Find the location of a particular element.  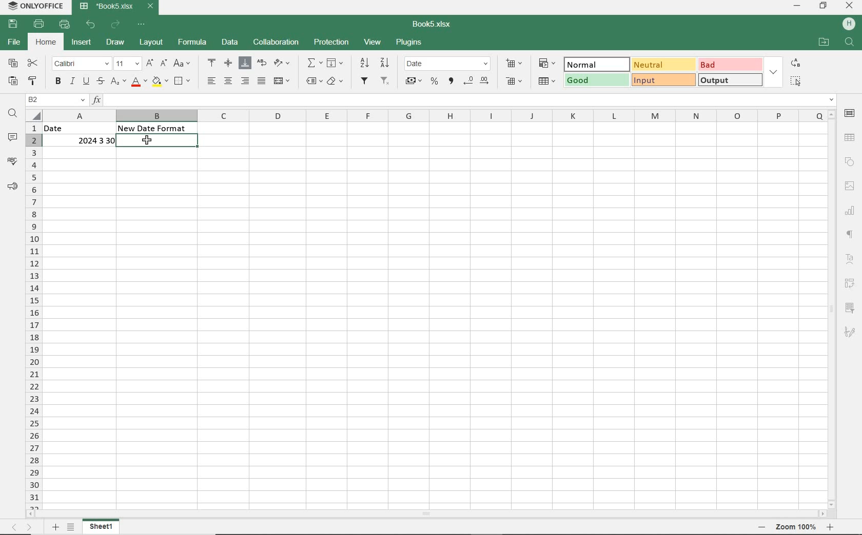

FORMAT AS TABLE TEMPLATE is located at coordinates (547, 80).